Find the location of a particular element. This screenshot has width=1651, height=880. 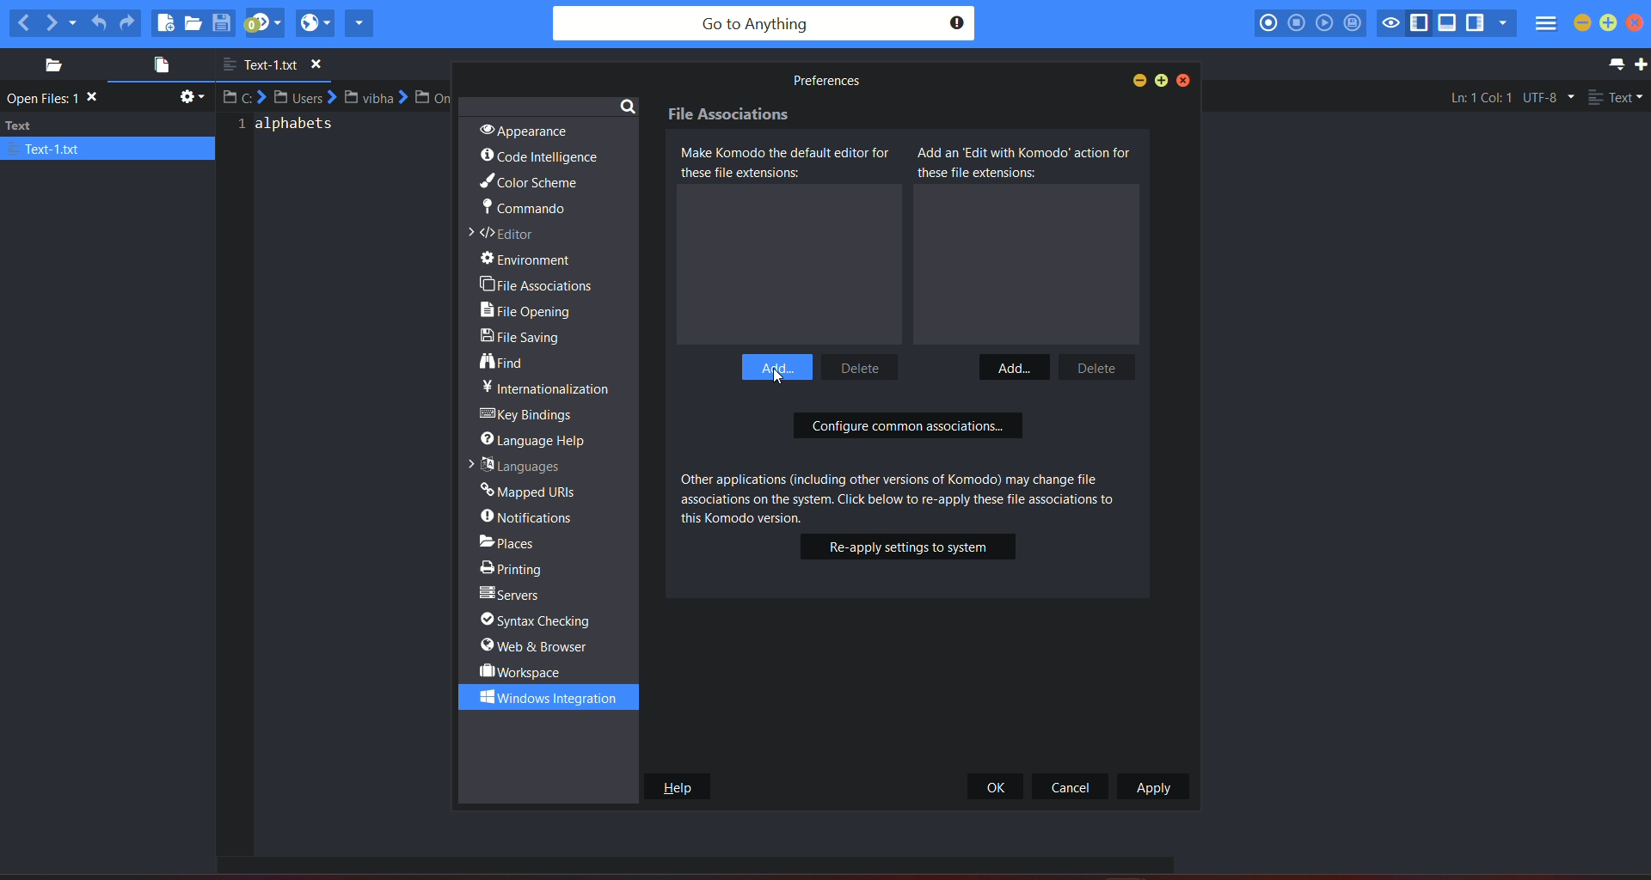

redo is located at coordinates (128, 22).